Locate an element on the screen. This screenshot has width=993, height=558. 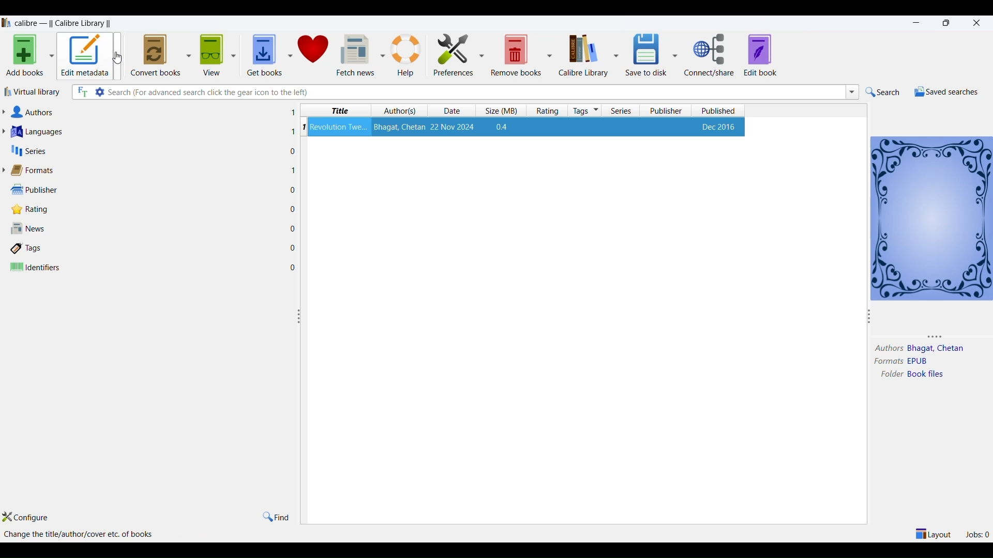
tags is located at coordinates (585, 111).